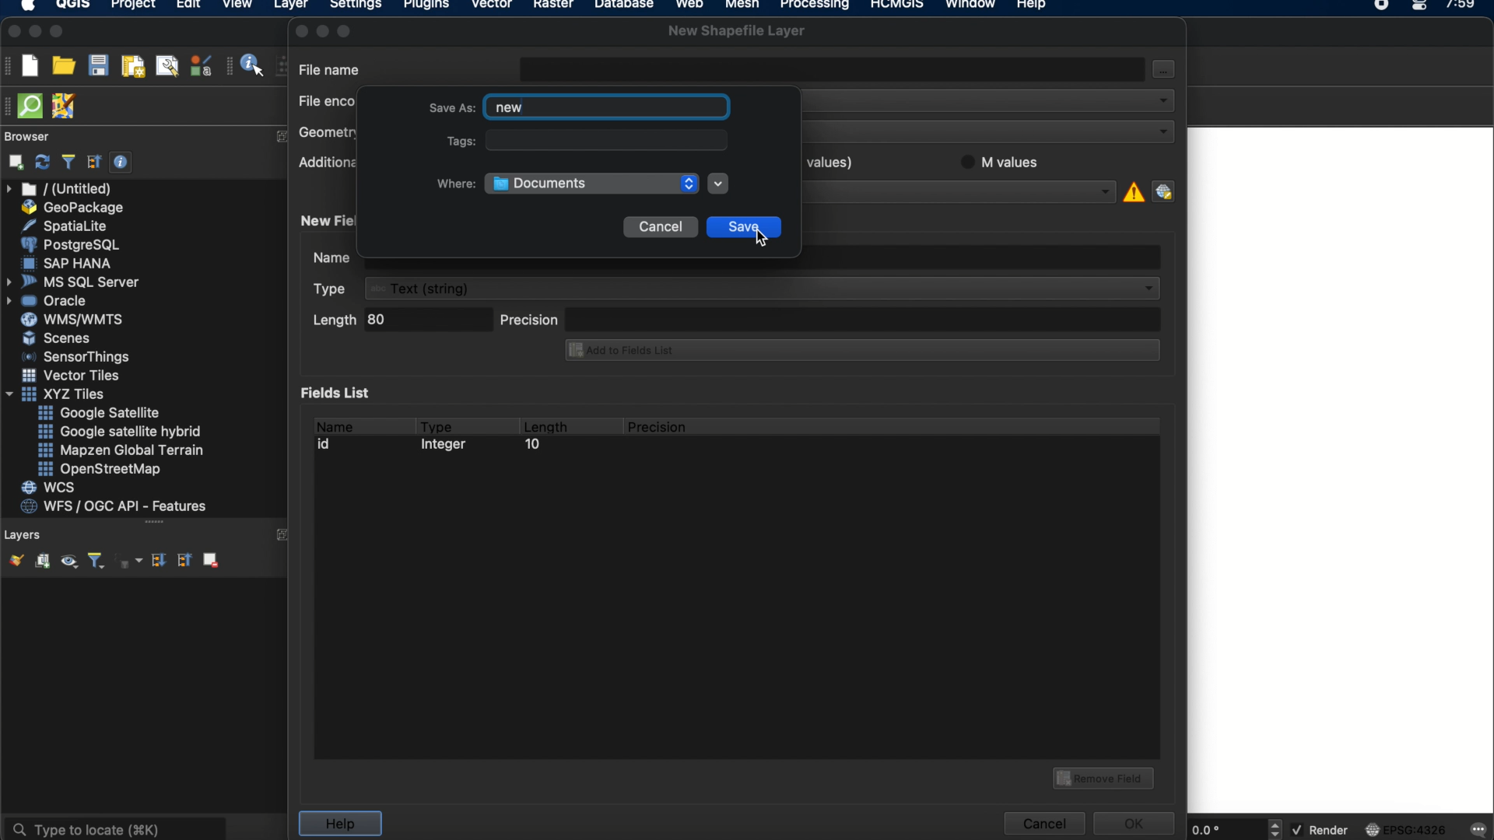 Image resolution: width=1494 pixels, height=840 pixels. I want to click on open the layer, so click(12, 560).